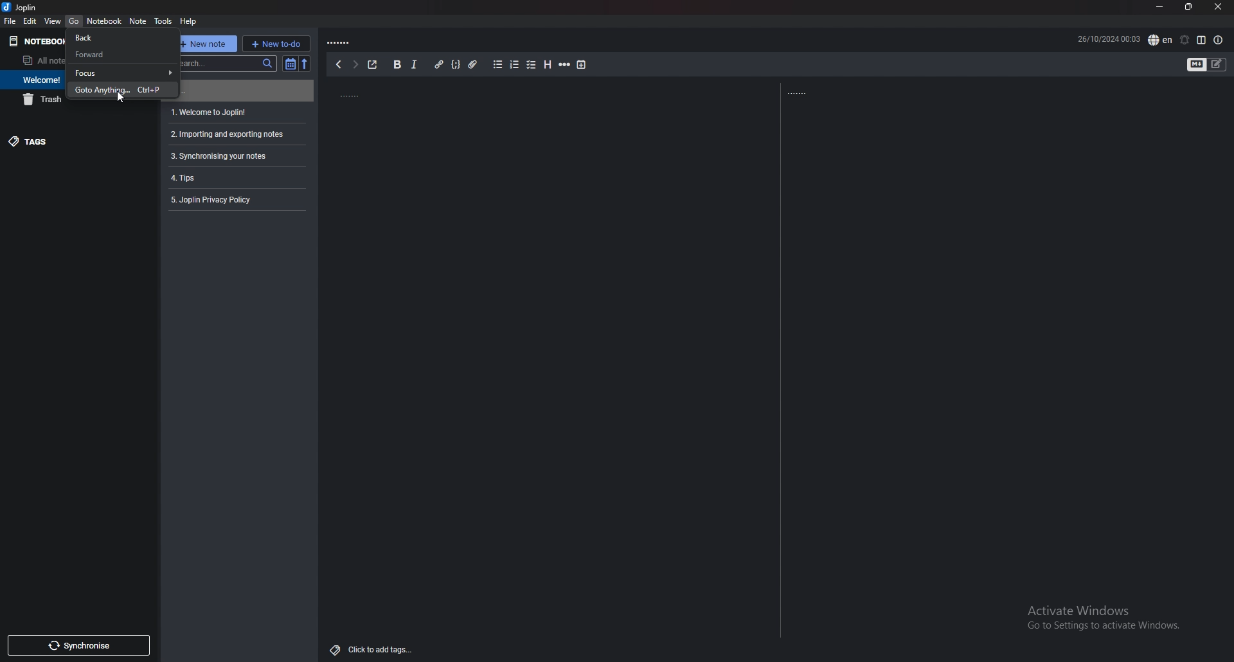  Describe the element at coordinates (307, 64) in the screenshot. I see `reverse sort order` at that location.